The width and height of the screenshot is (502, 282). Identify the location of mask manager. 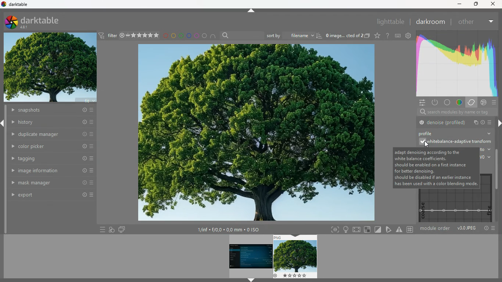
(49, 181).